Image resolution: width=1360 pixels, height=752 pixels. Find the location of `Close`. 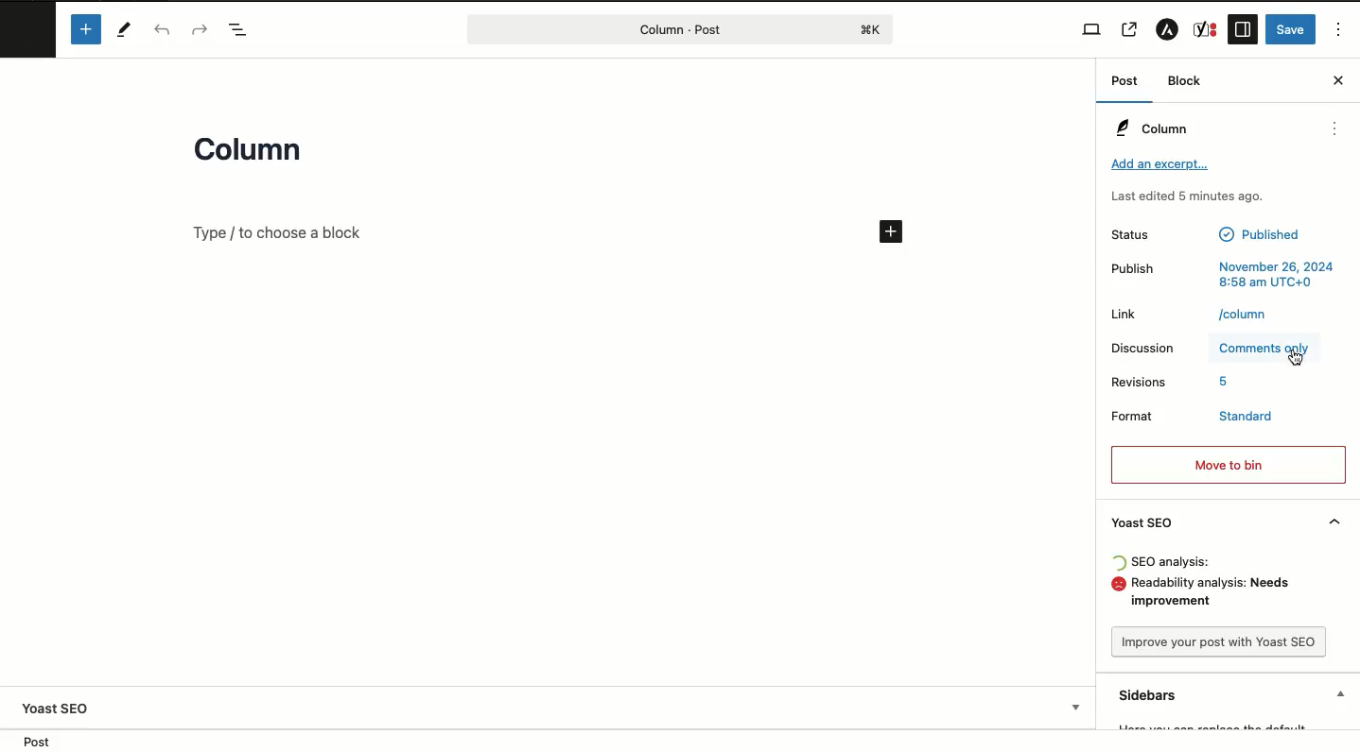

Close is located at coordinates (1338, 80).